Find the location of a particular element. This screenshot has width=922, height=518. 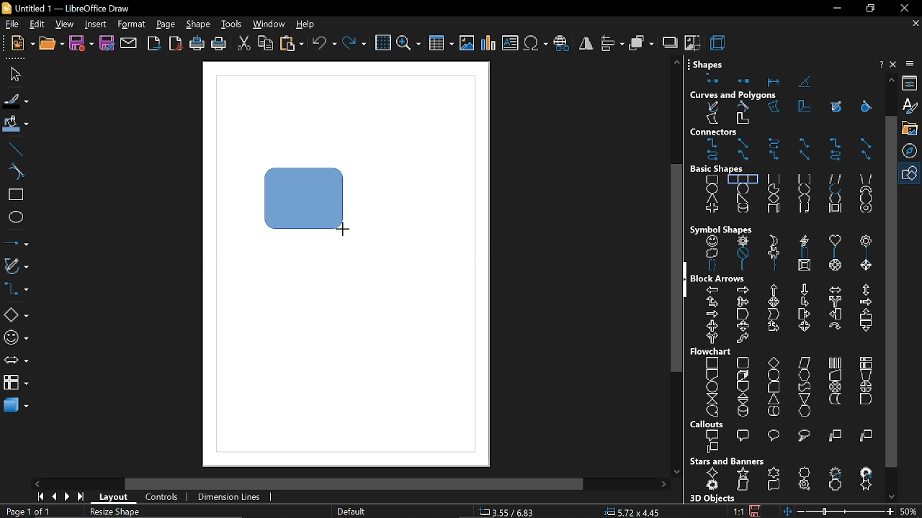

block arrows is located at coordinates (785, 315).